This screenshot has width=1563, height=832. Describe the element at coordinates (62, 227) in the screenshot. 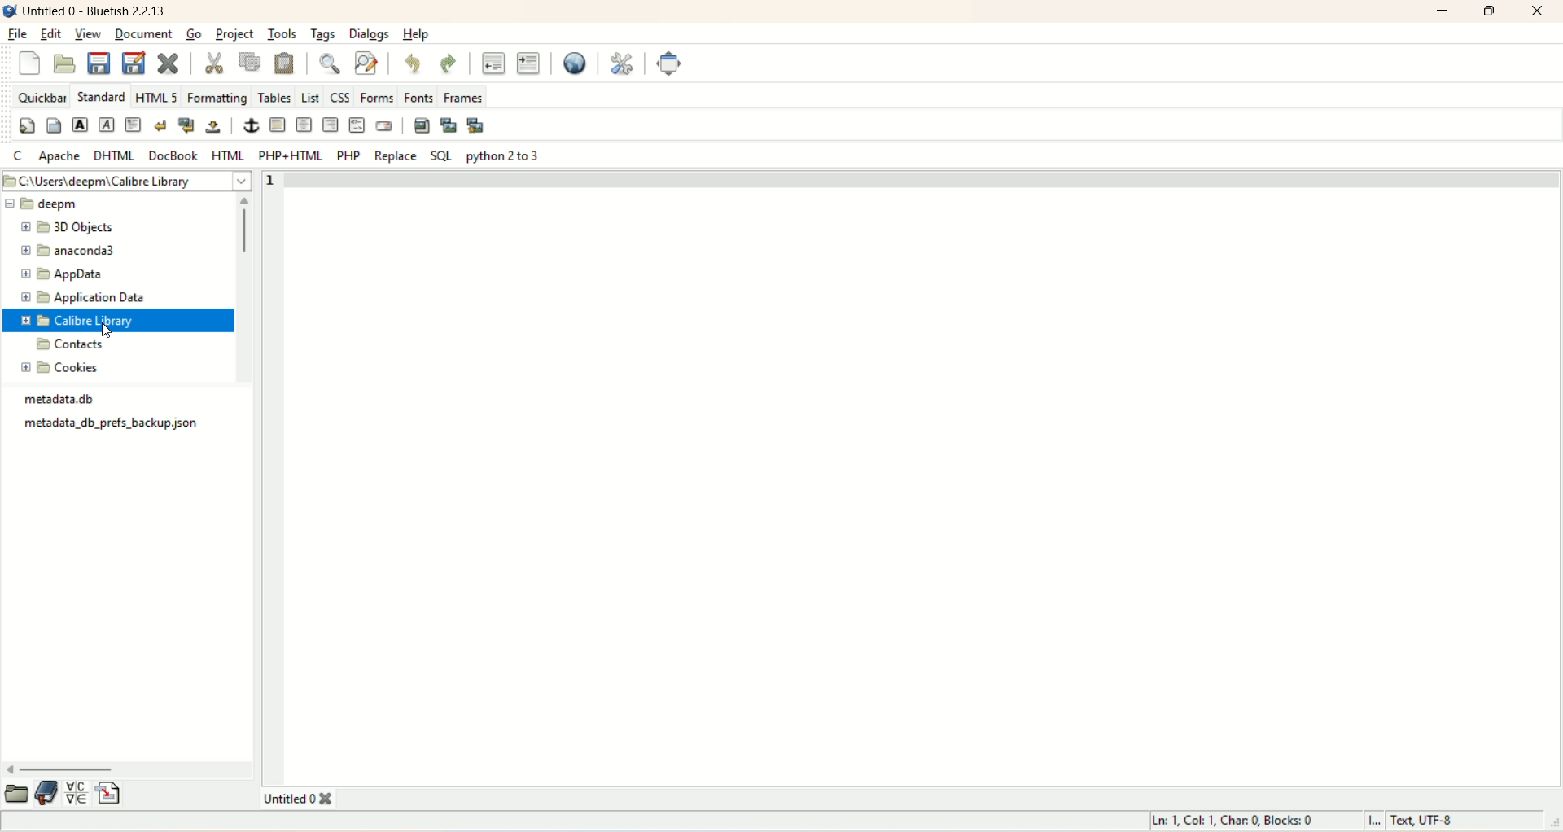

I see `3D object` at that location.